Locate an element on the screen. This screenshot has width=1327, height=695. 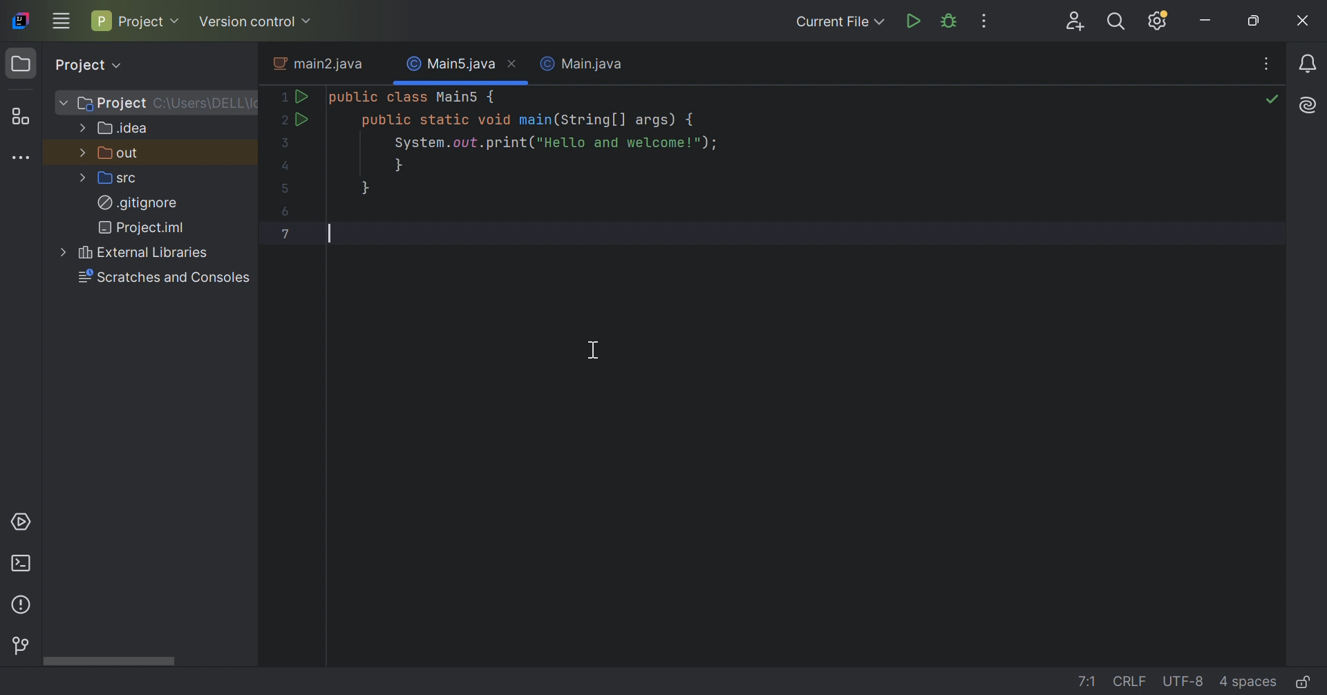
1:1 is located at coordinates (1090, 680).